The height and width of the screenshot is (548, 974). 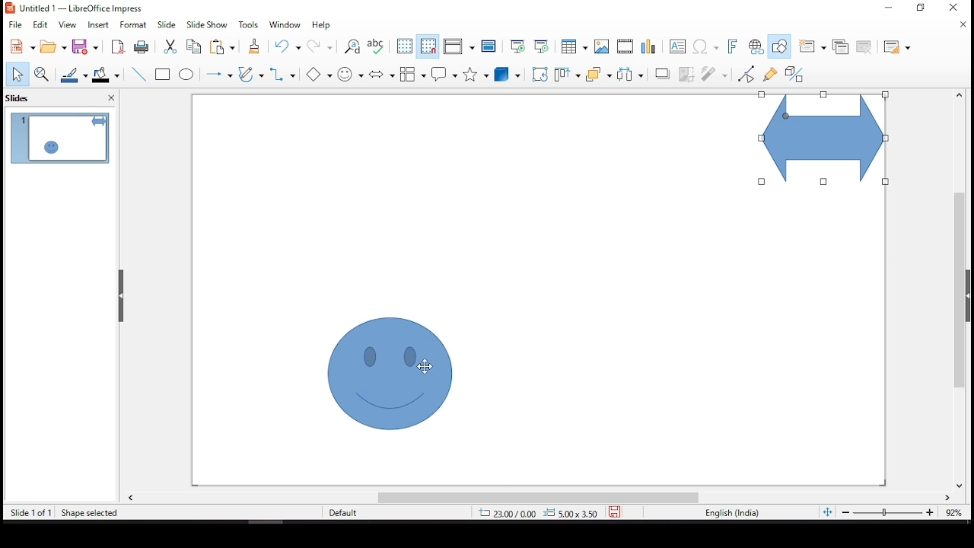 What do you see at coordinates (352, 47) in the screenshot?
I see `find and replace` at bounding box center [352, 47].